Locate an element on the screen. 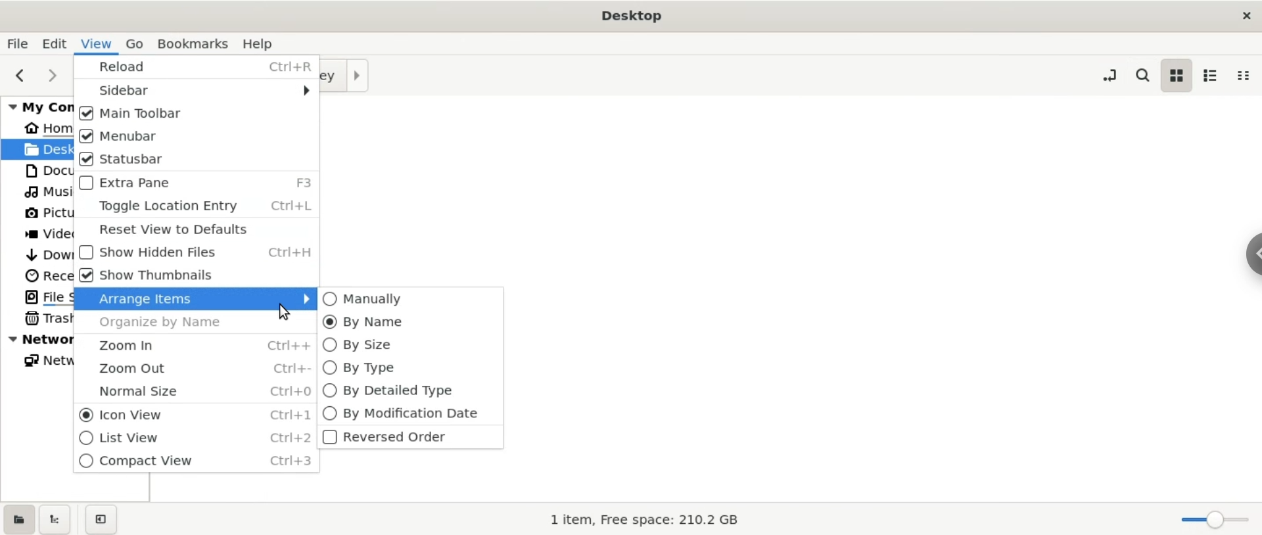 The height and width of the screenshot is (535, 1262). list view is located at coordinates (1213, 74).